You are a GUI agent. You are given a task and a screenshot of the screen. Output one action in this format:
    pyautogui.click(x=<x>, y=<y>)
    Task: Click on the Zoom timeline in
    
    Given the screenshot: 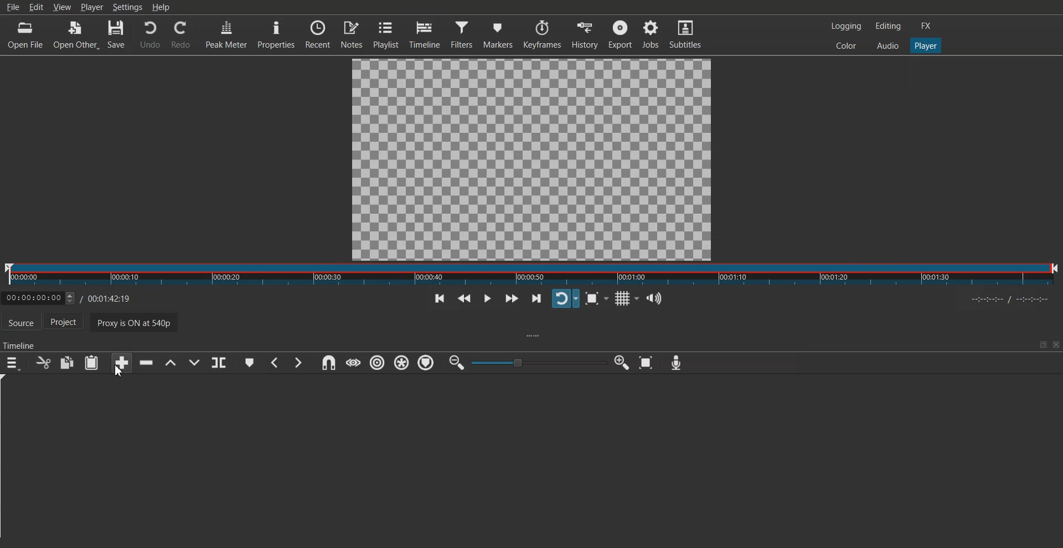 What is the action you would take?
    pyautogui.click(x=621, y=363)
    